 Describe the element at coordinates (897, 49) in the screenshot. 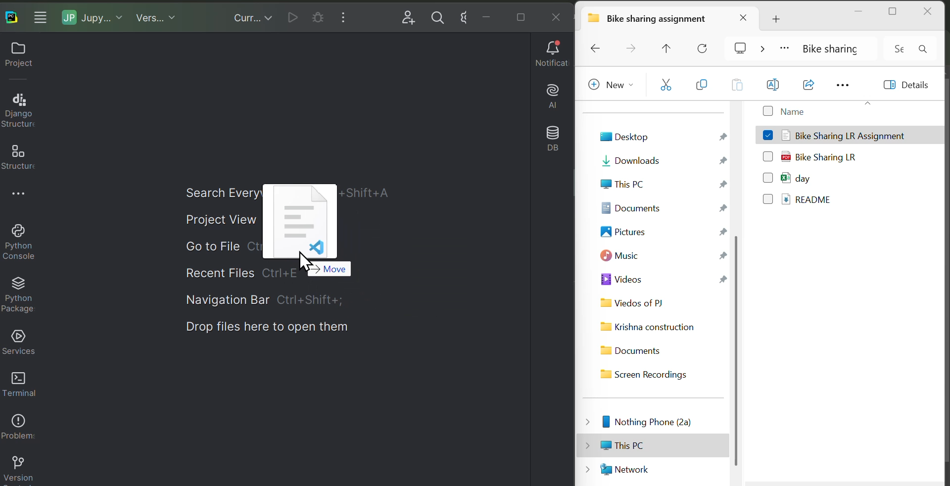

I see `` at that location.